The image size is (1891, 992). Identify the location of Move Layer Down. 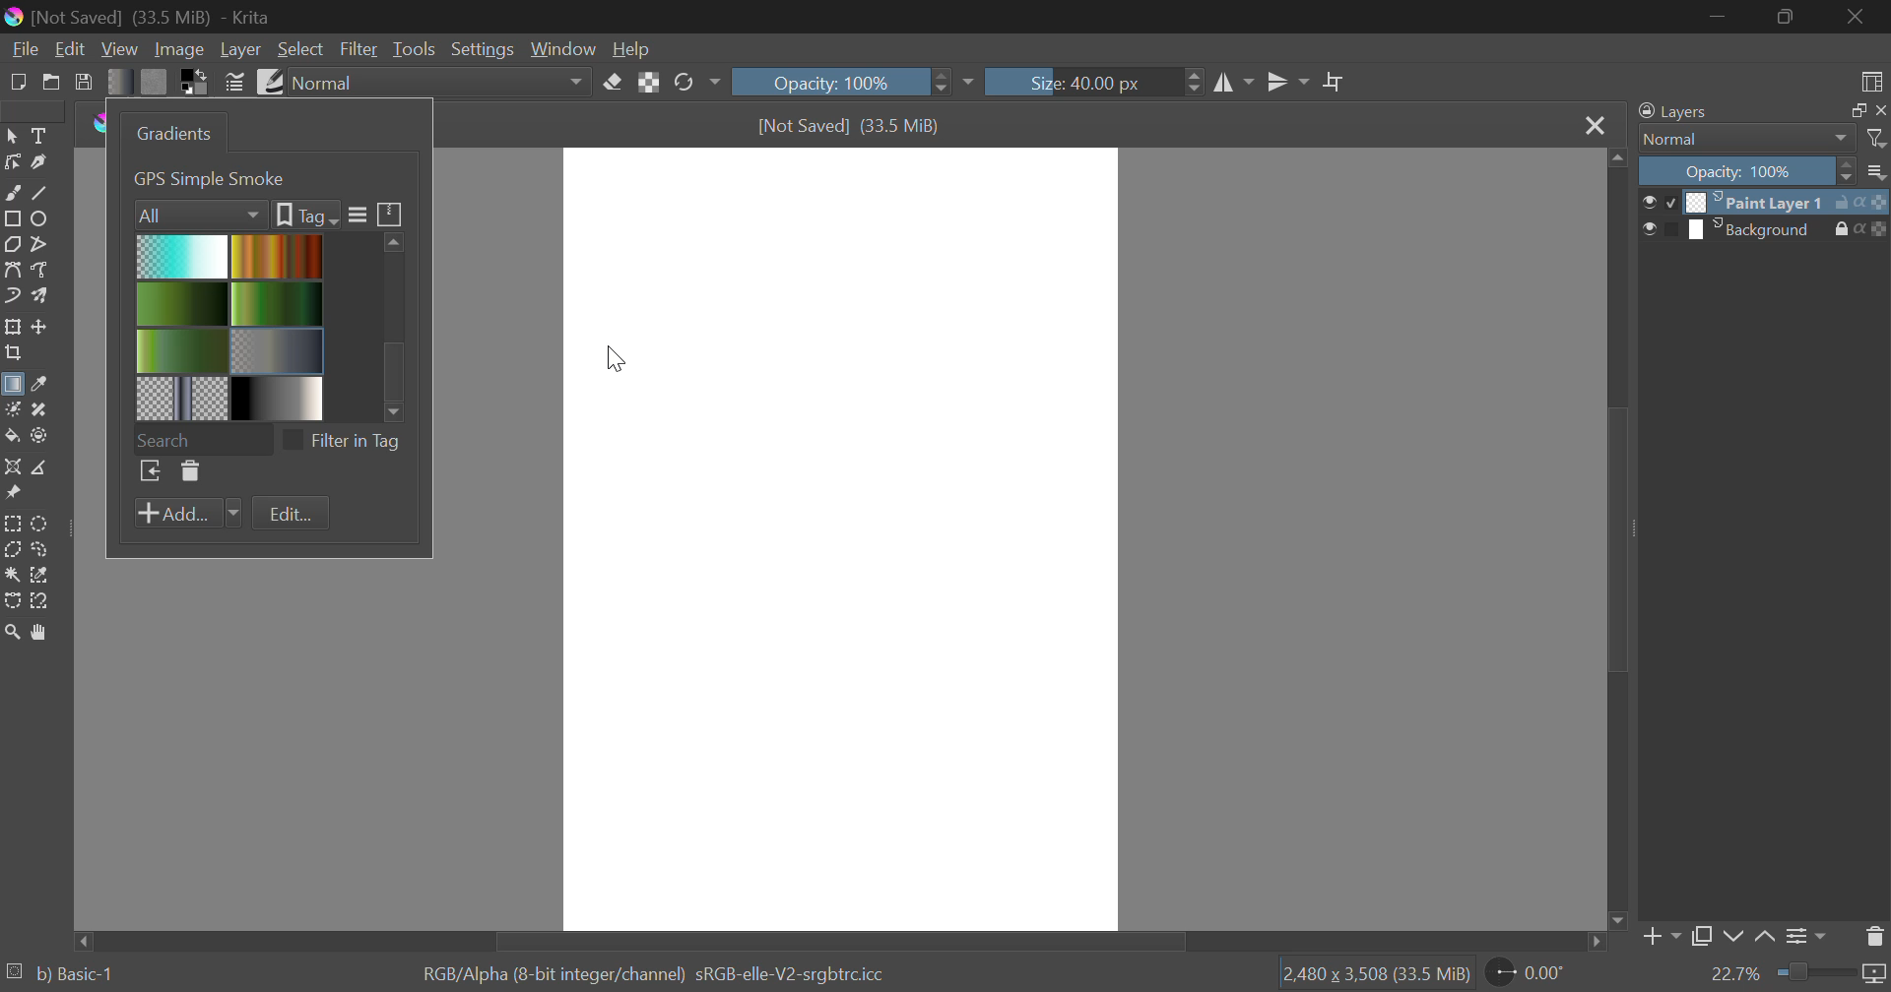
(1733, 938).